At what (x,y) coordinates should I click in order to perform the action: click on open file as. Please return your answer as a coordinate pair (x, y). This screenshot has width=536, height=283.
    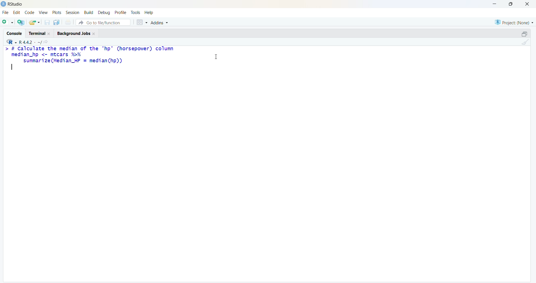
    Looking at the image, I should click on (8, 23).